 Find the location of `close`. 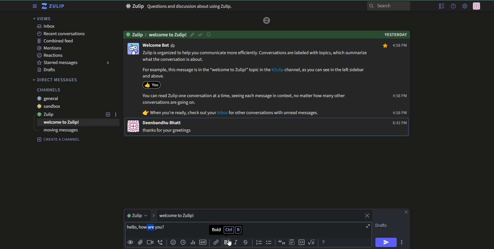

close is located at coordinates (405, 212).